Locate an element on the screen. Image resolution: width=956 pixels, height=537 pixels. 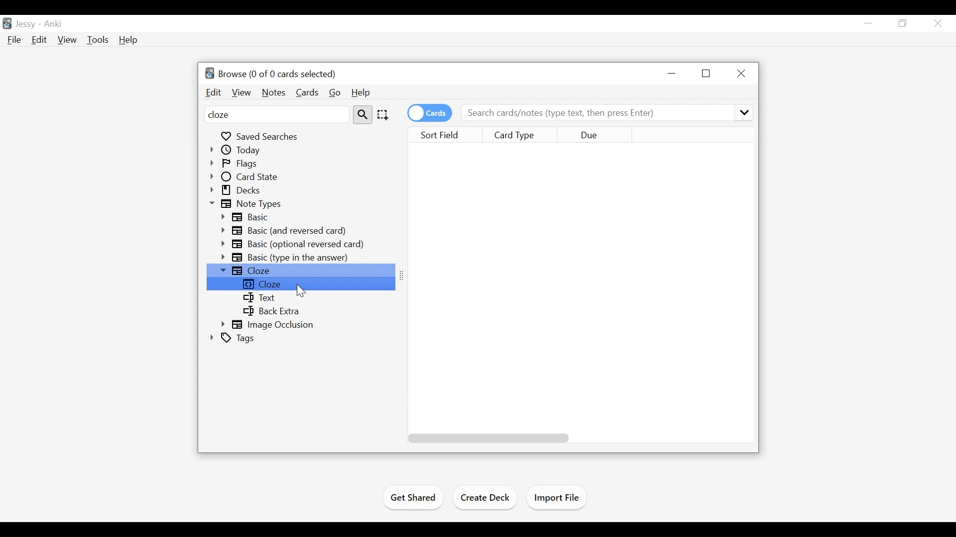
Basic (and Reversed card) is located at coordinates (287, 231).